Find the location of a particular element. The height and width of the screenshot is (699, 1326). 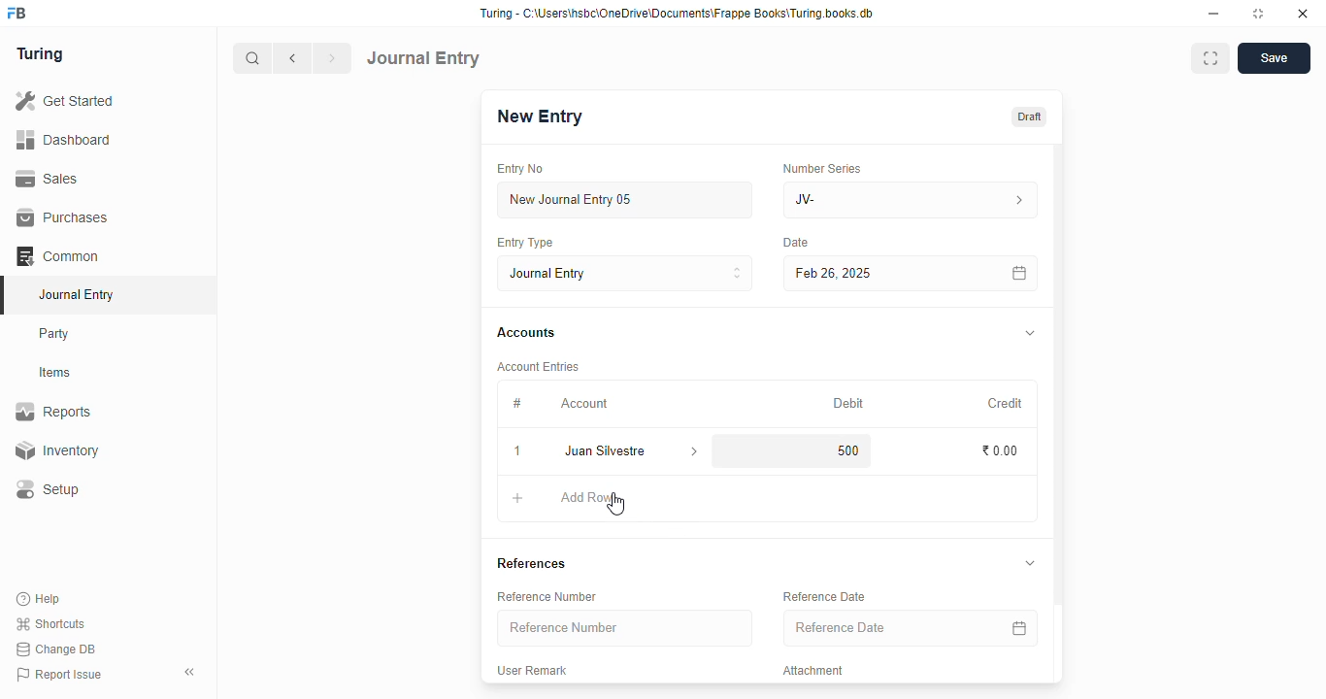

new entry is located at coordinates (539, 116).